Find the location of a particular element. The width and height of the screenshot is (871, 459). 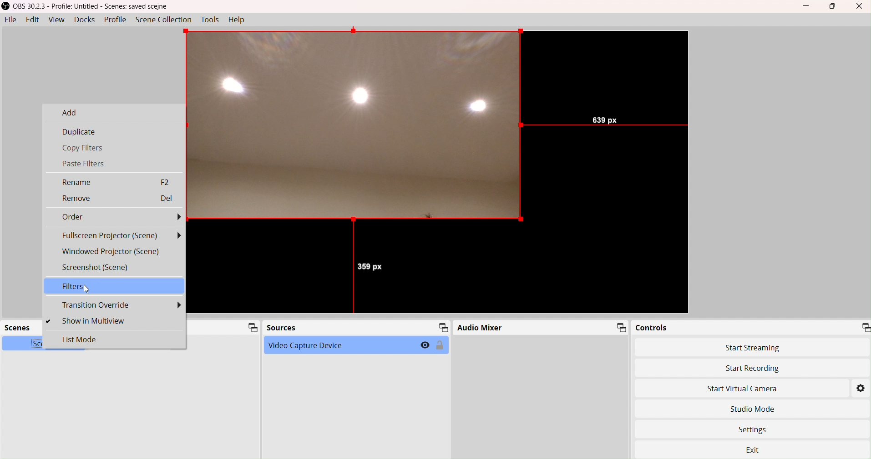

Close is located at coordinates (859, 6).